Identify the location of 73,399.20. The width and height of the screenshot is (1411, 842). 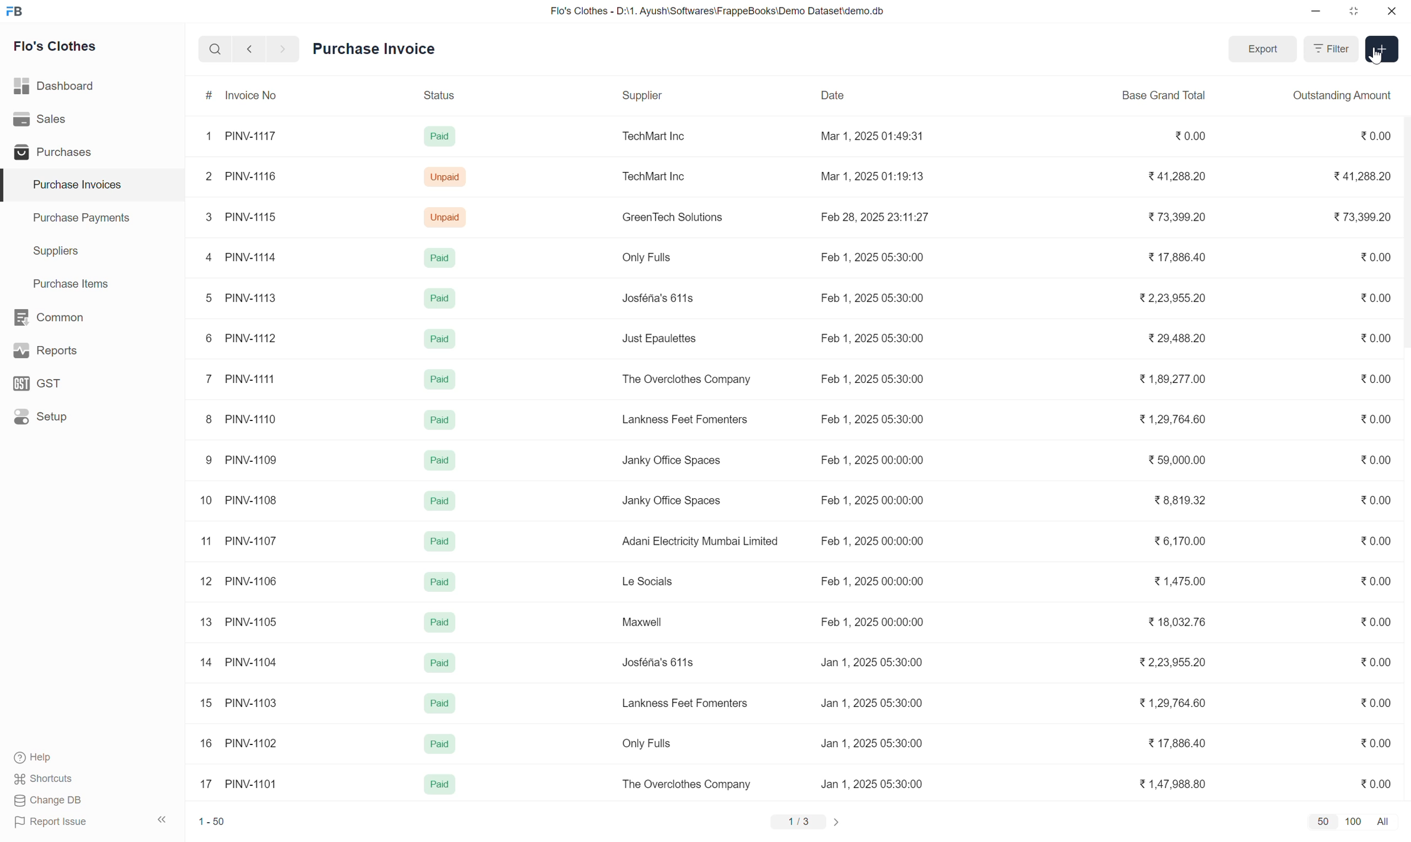
(1361, 217).